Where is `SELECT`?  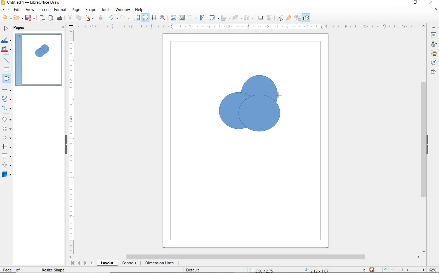 SELECT is located at coordinates (6, 29).